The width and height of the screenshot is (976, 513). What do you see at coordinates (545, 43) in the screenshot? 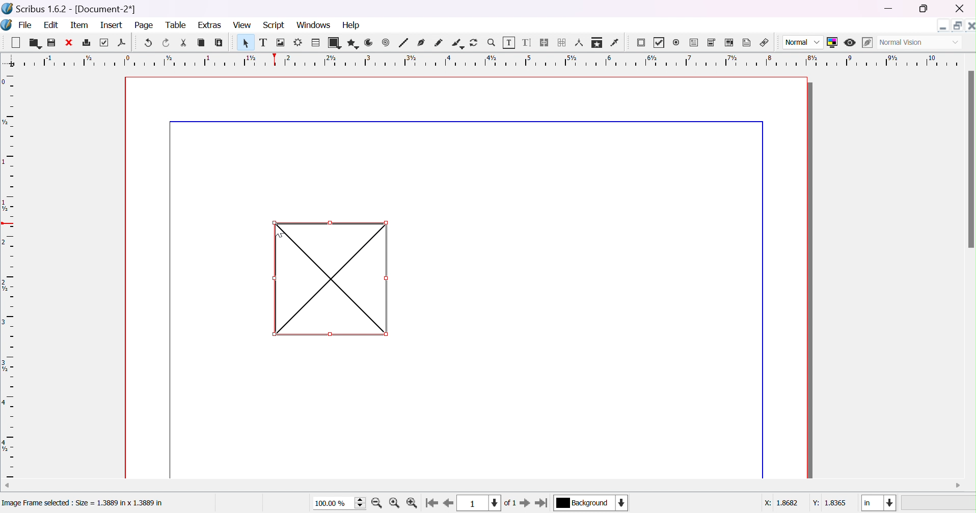
I see `link text frames` at bounding box center [545, 43].